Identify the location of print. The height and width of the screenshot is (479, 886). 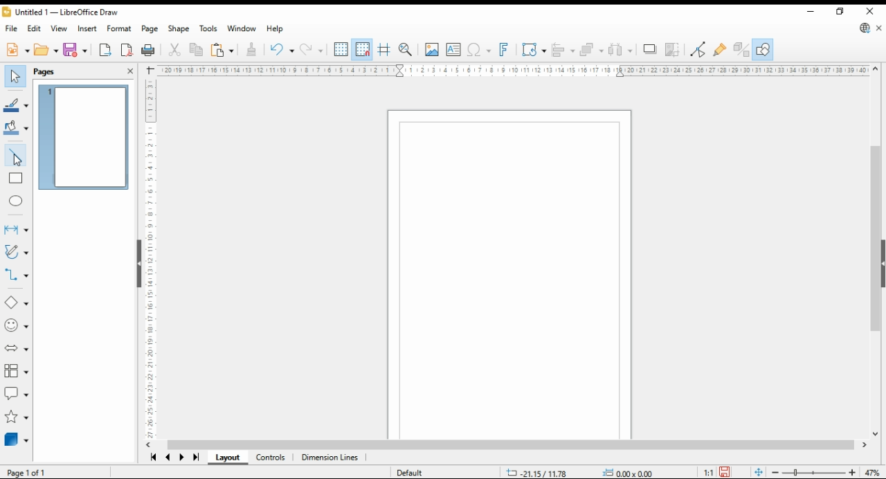
(149, 49).